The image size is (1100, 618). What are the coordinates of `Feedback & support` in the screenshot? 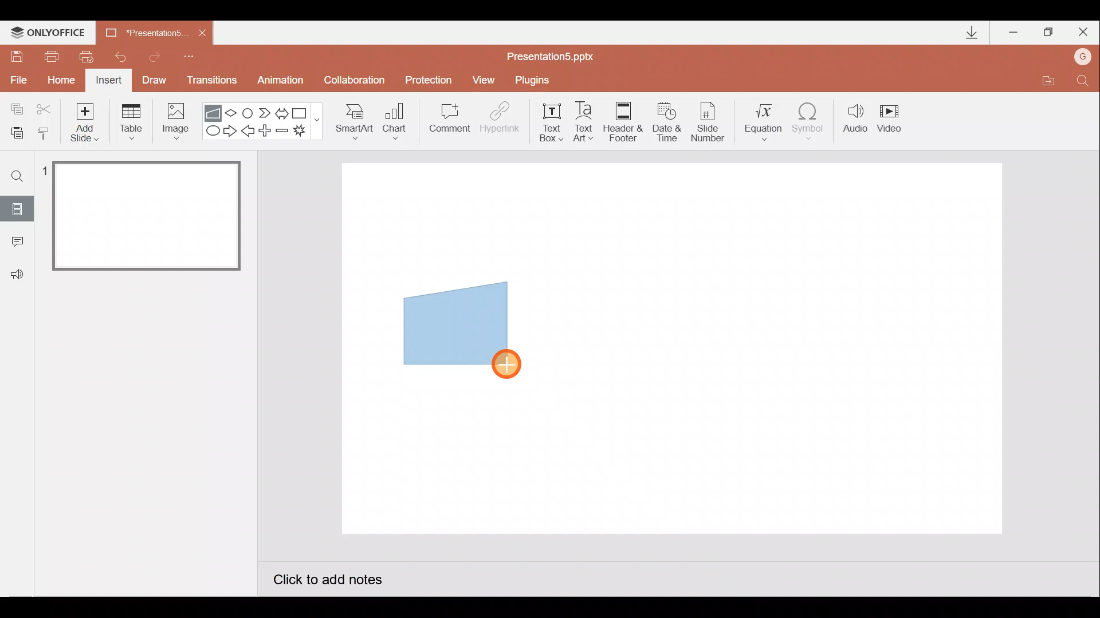 It's located at (18, 274).